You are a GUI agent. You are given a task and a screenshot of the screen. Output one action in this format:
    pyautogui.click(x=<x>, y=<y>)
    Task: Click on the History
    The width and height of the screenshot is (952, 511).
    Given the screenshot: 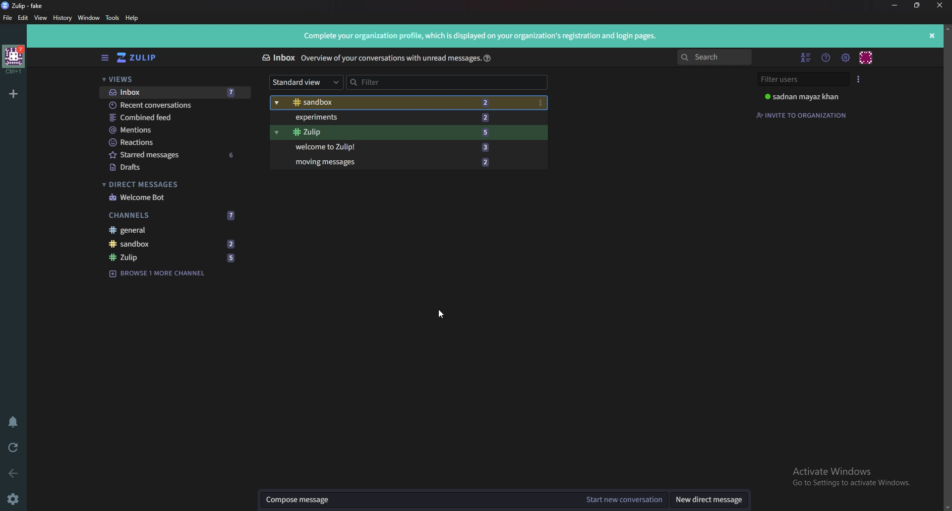 What is the action you would take?
    pyautogui.click(x=61, y=18)
    